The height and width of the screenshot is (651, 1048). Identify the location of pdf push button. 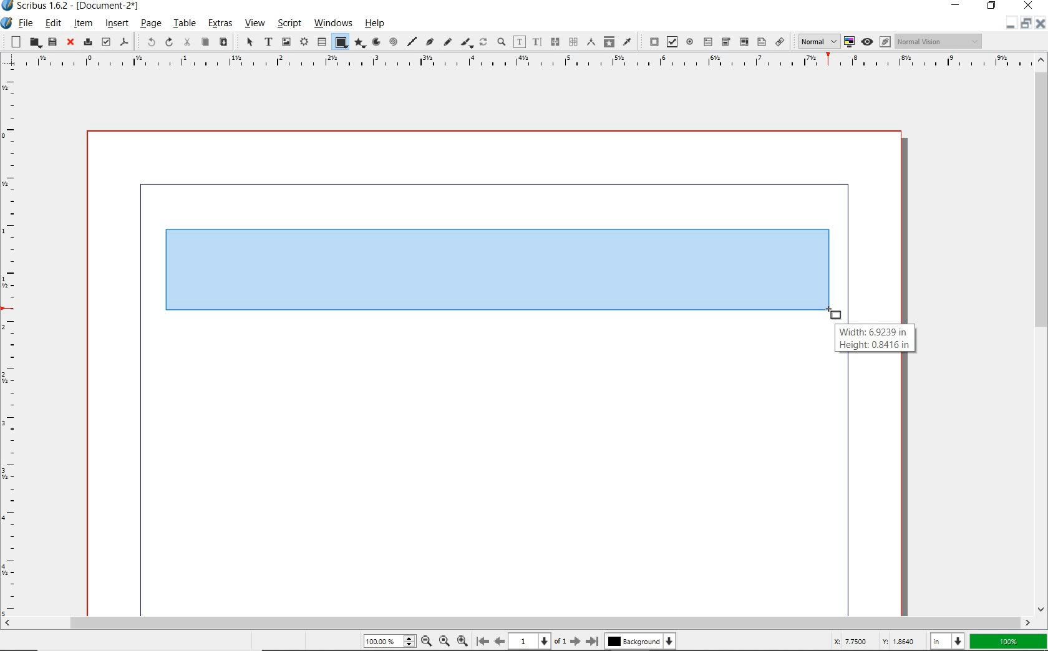
(651, 41).